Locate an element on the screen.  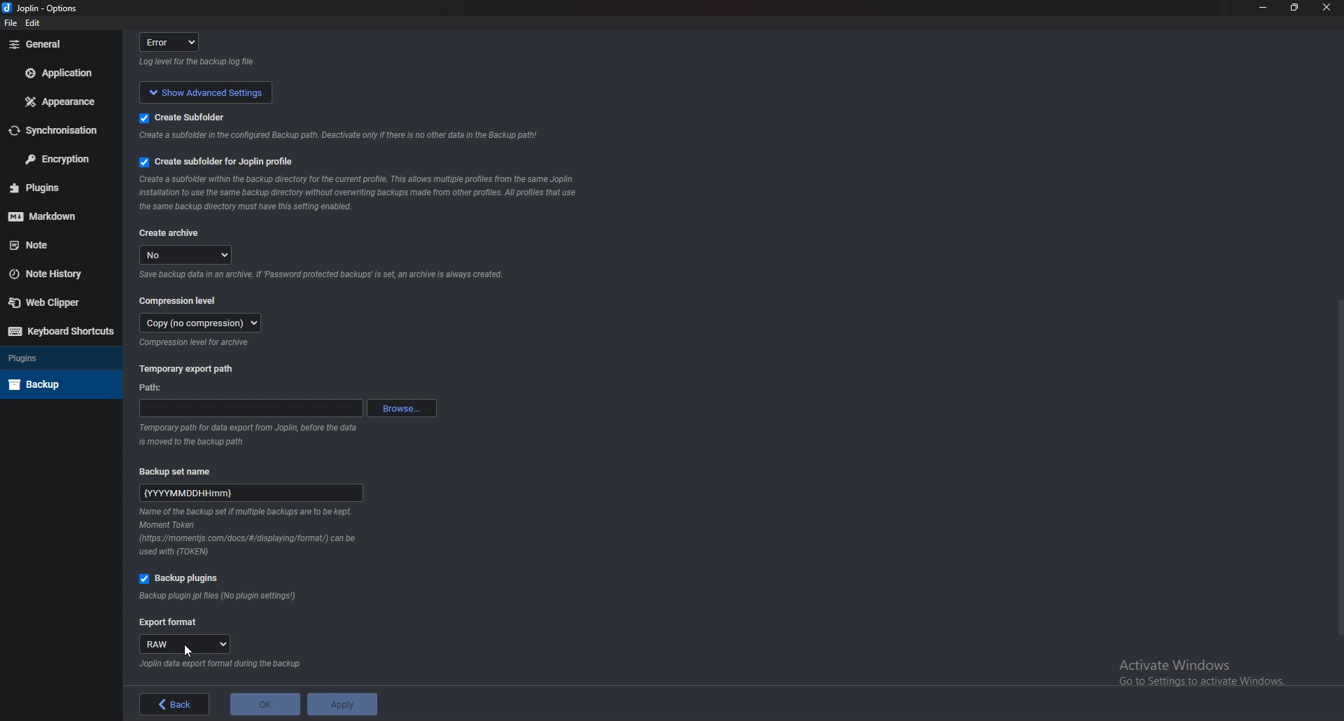
info is located at coordinates (199, 62).